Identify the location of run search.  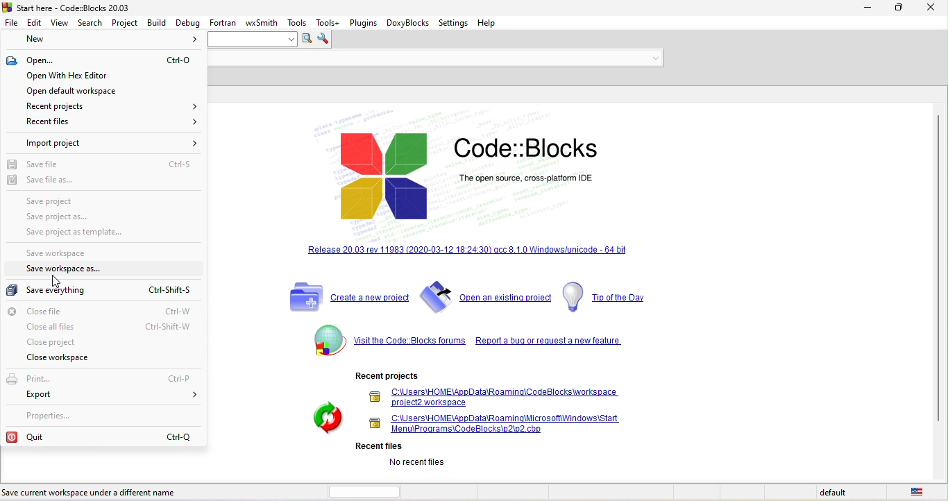
(306, 40).